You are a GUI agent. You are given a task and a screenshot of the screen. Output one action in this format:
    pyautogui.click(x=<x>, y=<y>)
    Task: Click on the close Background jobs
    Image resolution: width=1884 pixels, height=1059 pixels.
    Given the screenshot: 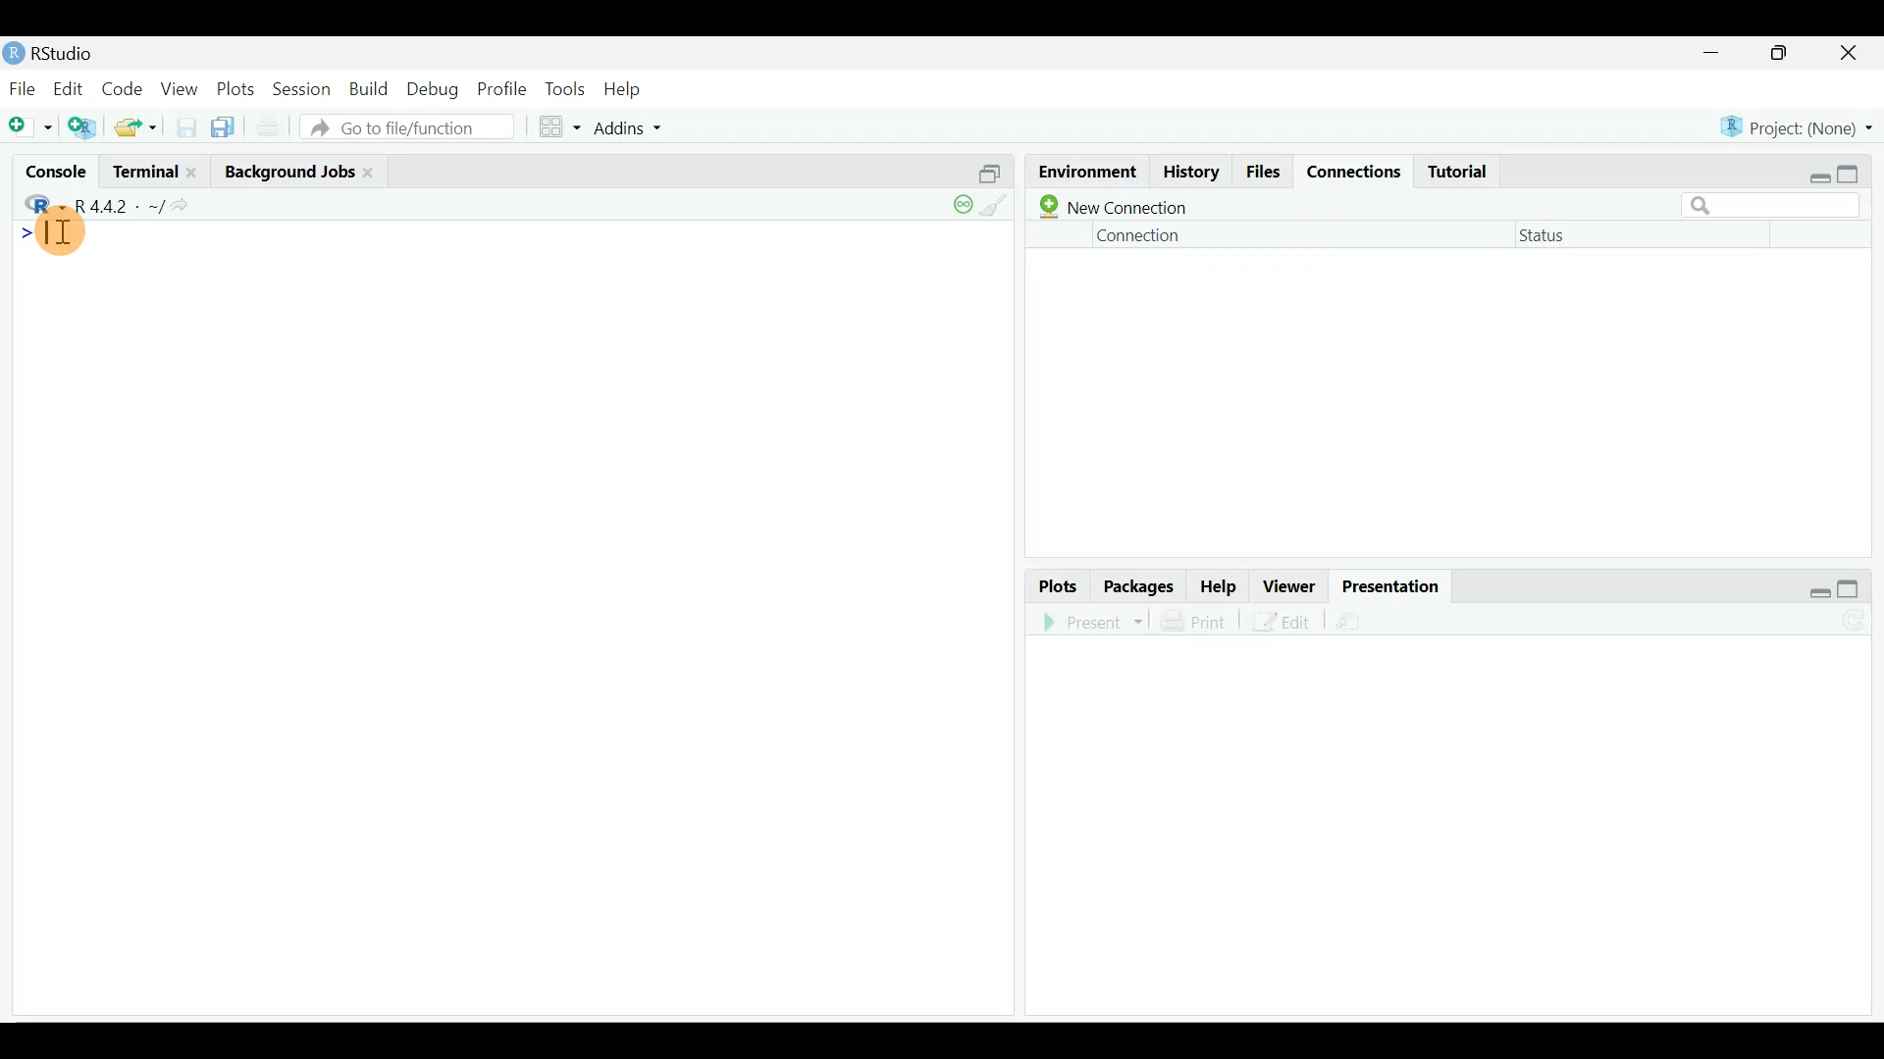 What is the action you would take?
    pyautogui.click(x=372, y=169)
    